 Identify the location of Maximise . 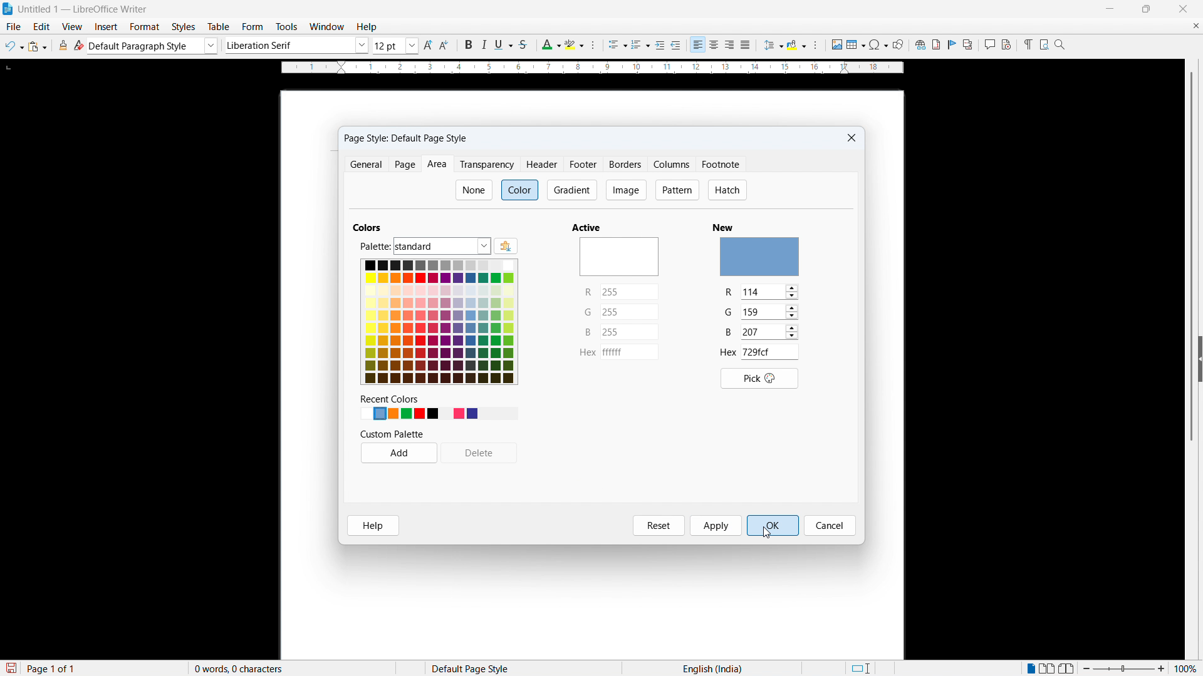
(1147, 9).